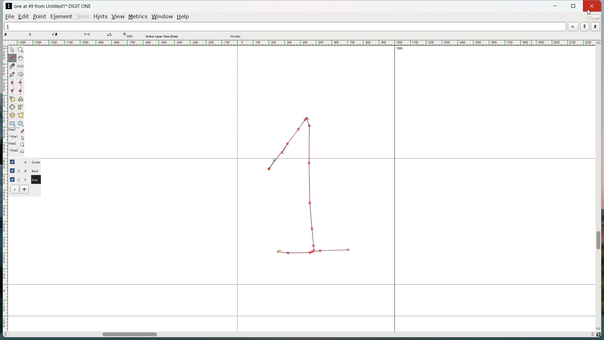  What do you see at coordinates (8, 6) in the screenshot?
I see `logo` at bounding box center [8, 6].